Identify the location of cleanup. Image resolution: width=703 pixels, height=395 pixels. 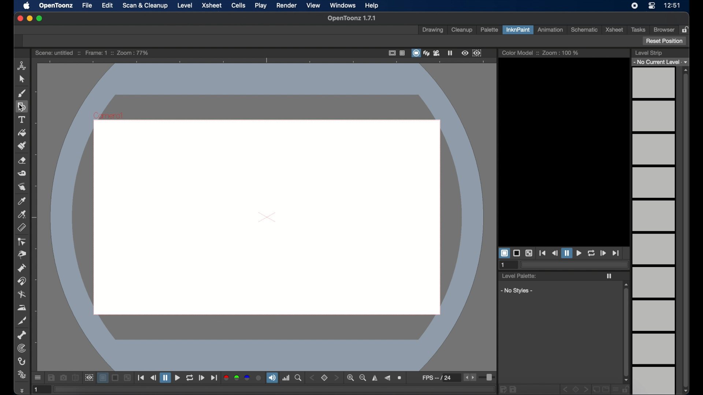
(463, 30).